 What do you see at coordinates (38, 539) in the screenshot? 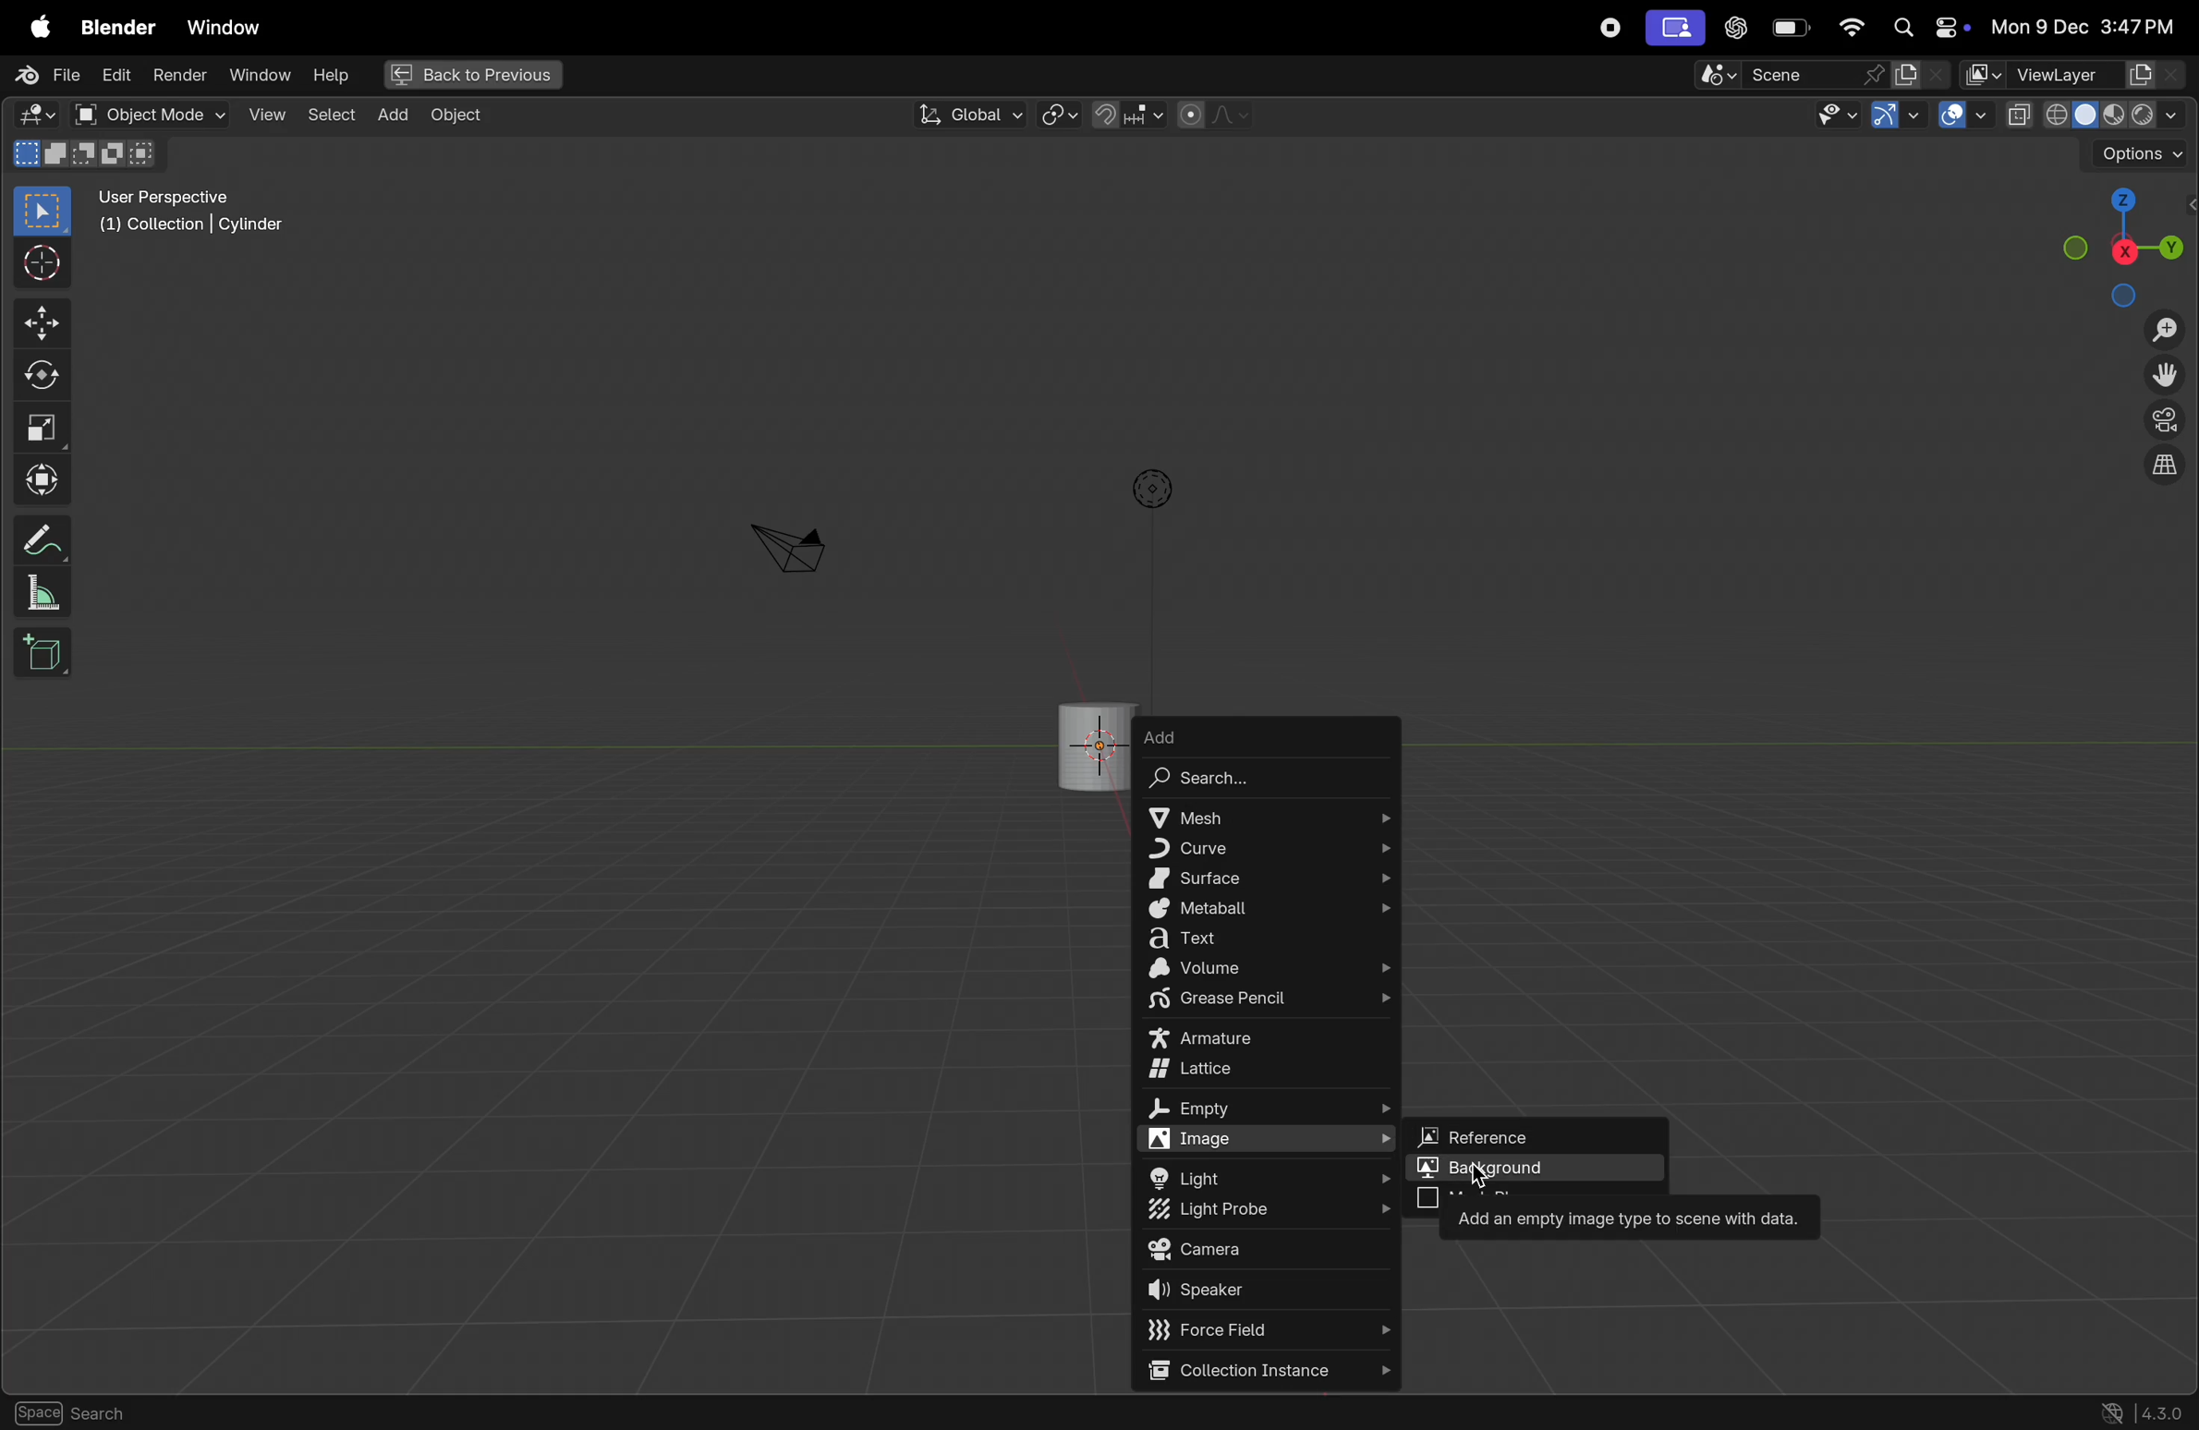
I see `annotate` at bounding box center [38, 539].